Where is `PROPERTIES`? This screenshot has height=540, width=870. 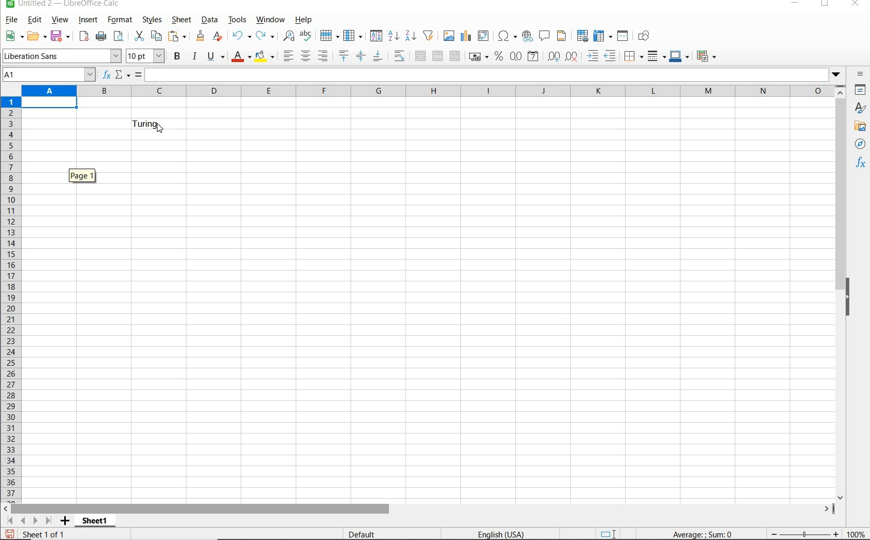
PROPERTIES is located at coordinates (861, 91).